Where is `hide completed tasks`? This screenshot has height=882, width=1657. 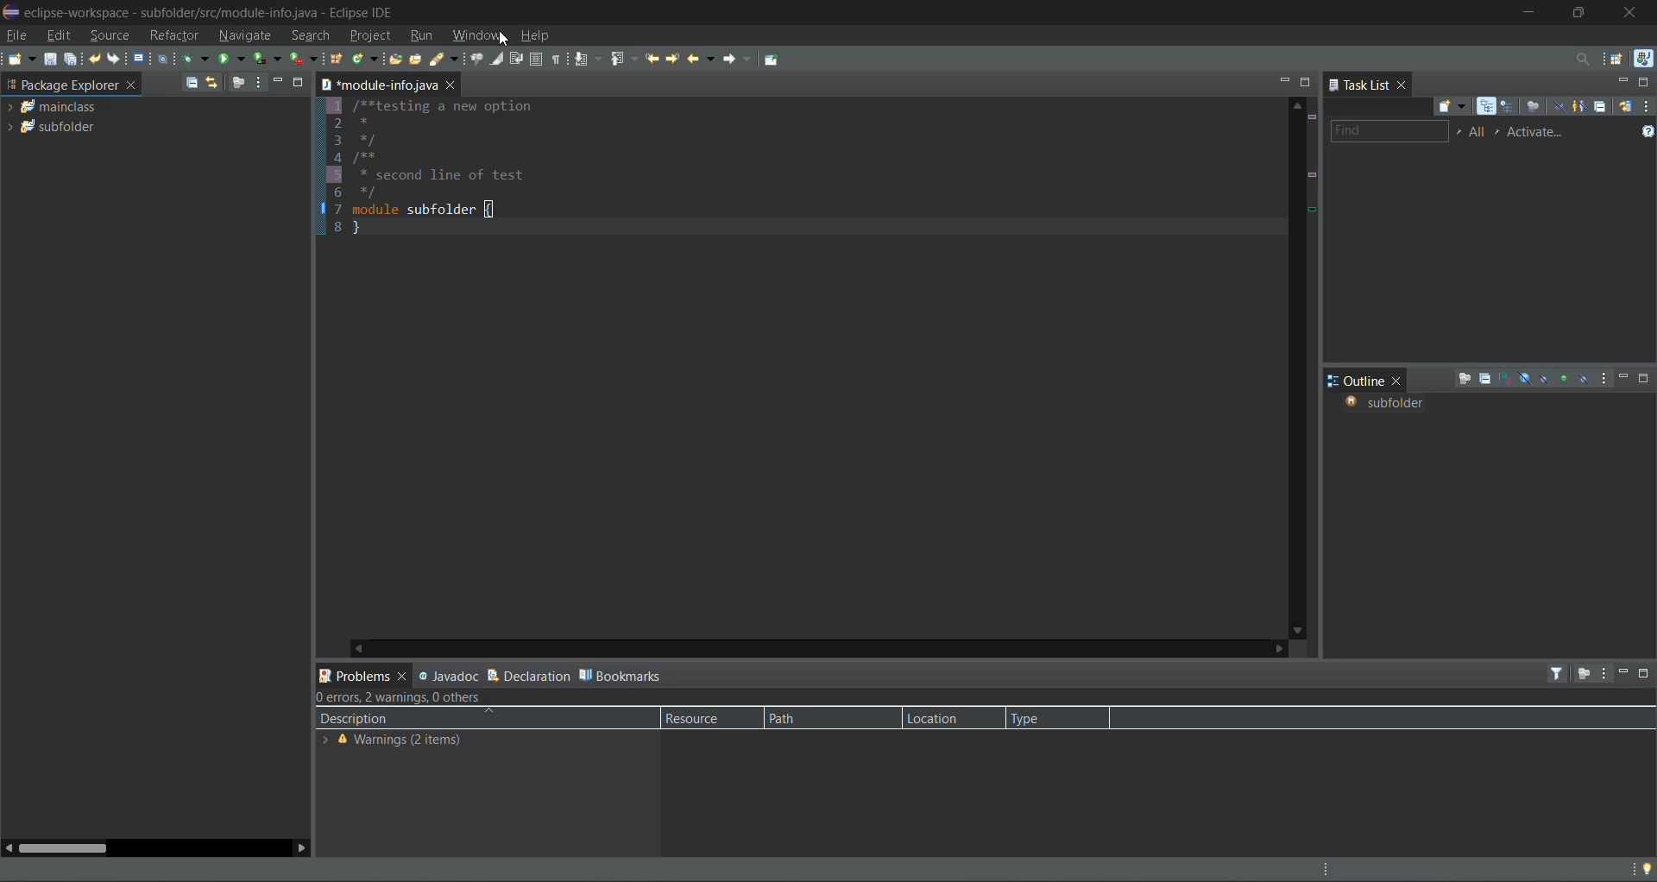
hide completed tasks is located at coordinates (1557, 108).